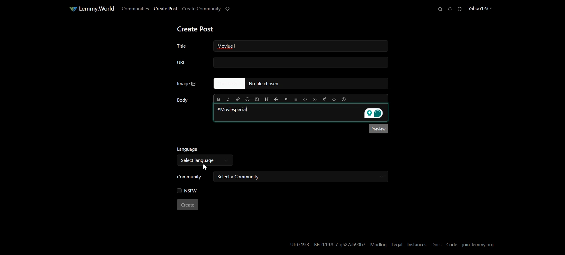  What do you see at coordinates (295, 99) in the screenshot?
I see `List` at bounding box center [295, 99].